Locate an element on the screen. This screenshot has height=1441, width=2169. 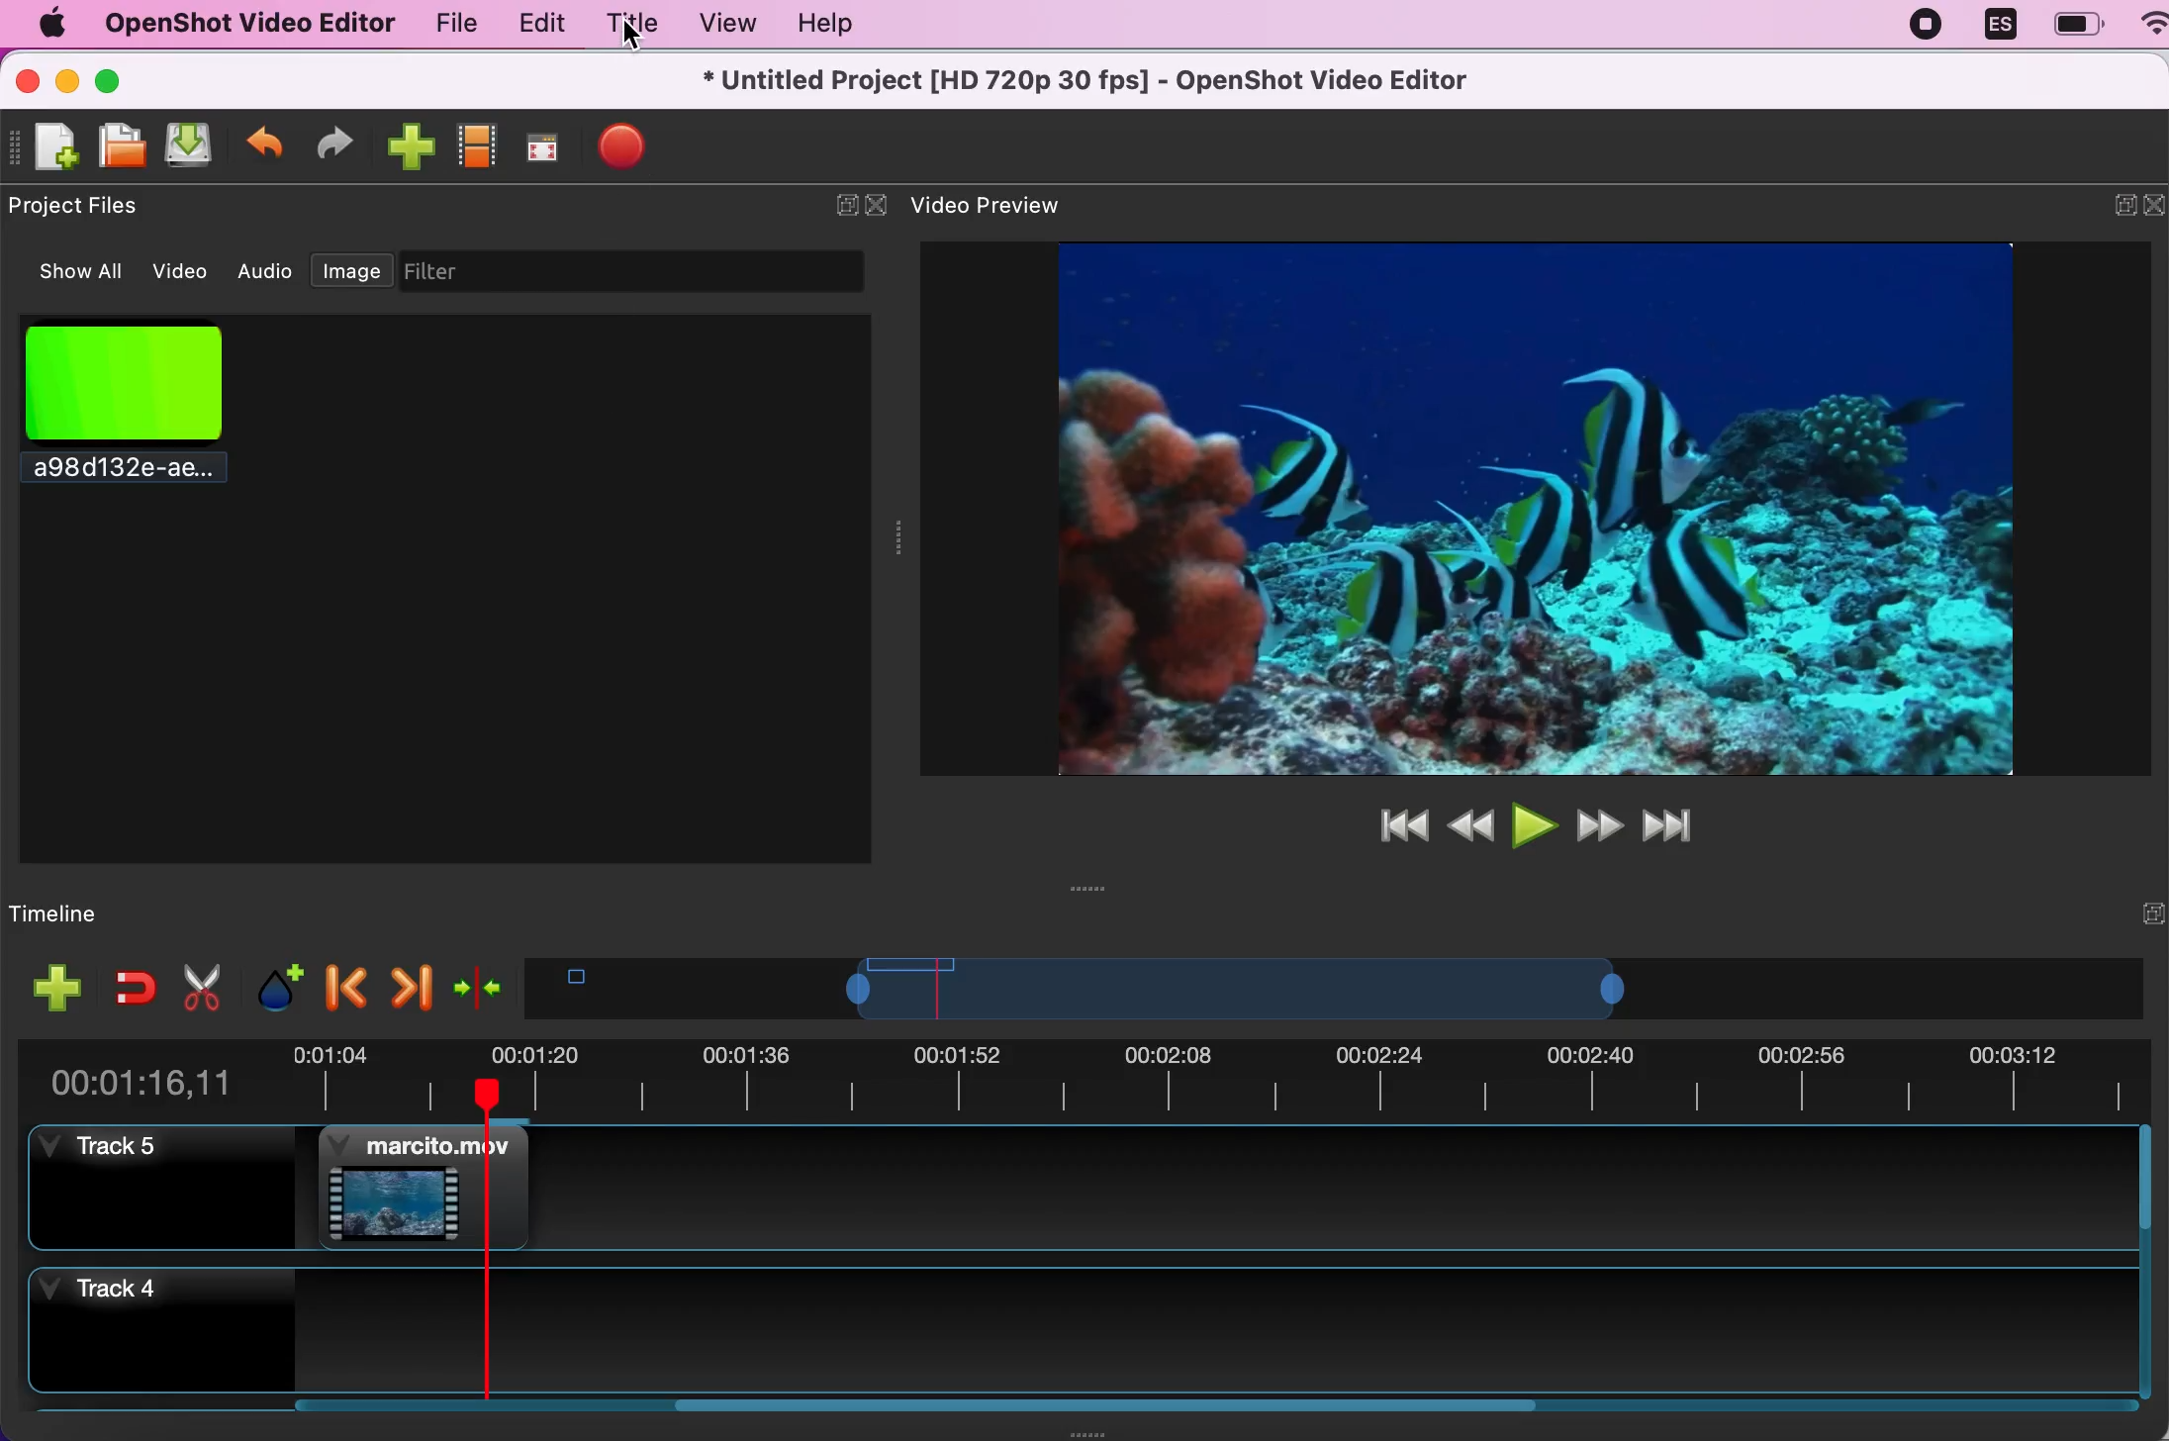
hide/expand is located at coordinates (831, 197).